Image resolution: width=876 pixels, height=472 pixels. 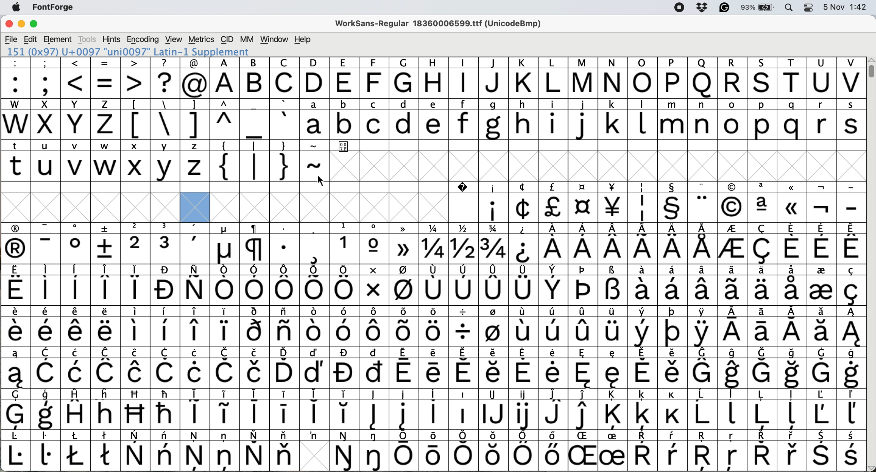 What do you see at coordinates (464, 408) in the screenshot?
I see `symbol` at bounding box center [464, 408].